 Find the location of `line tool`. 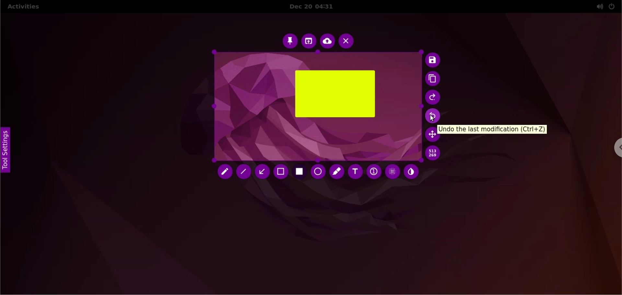

line tool is located at coordinates (244, 171).